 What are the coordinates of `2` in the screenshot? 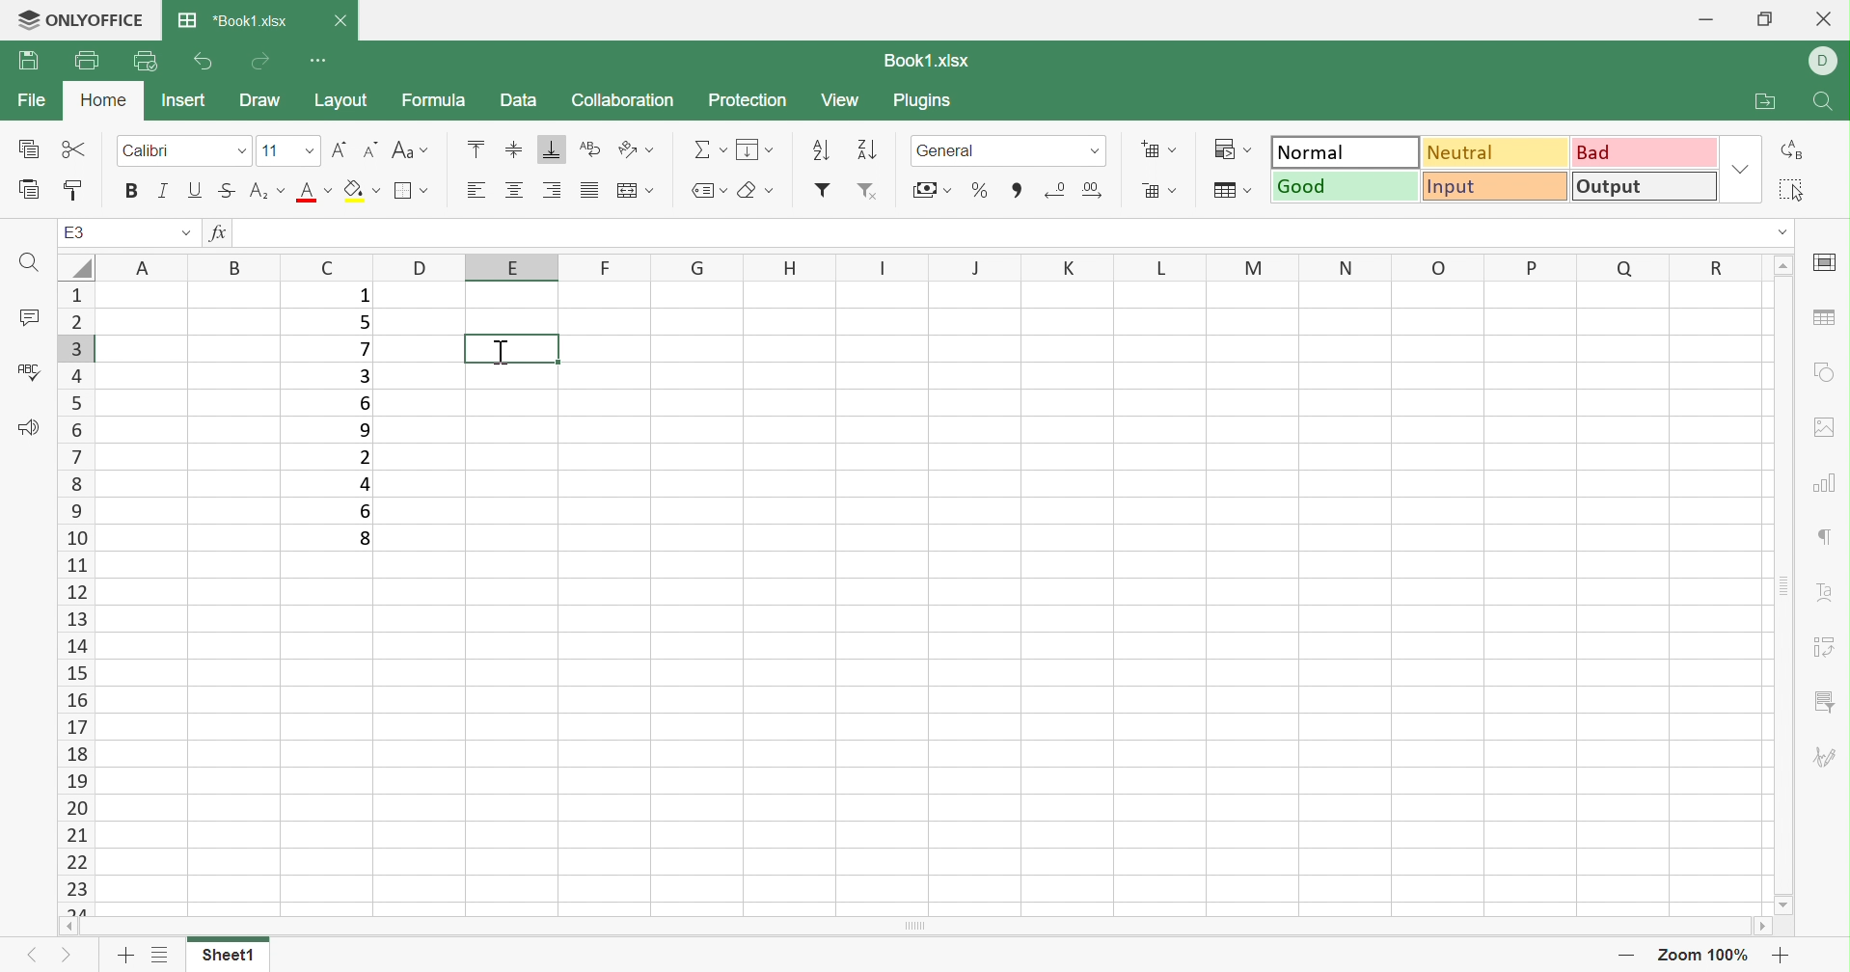 It's located at (366, 458).